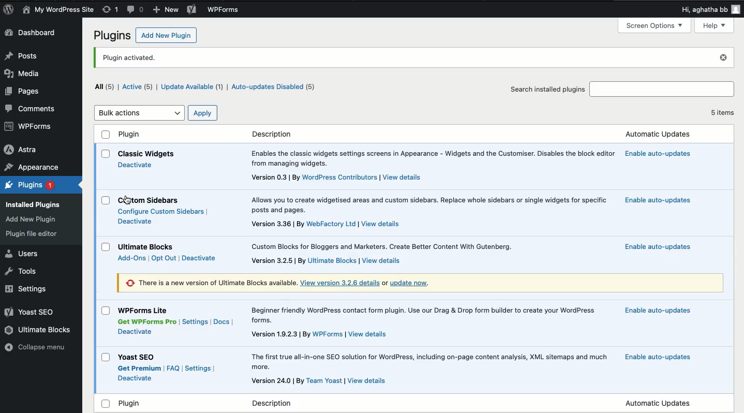  What do you see at coordinates (140, 113) in the screenshot?
I see `Bulk actions` at bounding box center [140, 113].